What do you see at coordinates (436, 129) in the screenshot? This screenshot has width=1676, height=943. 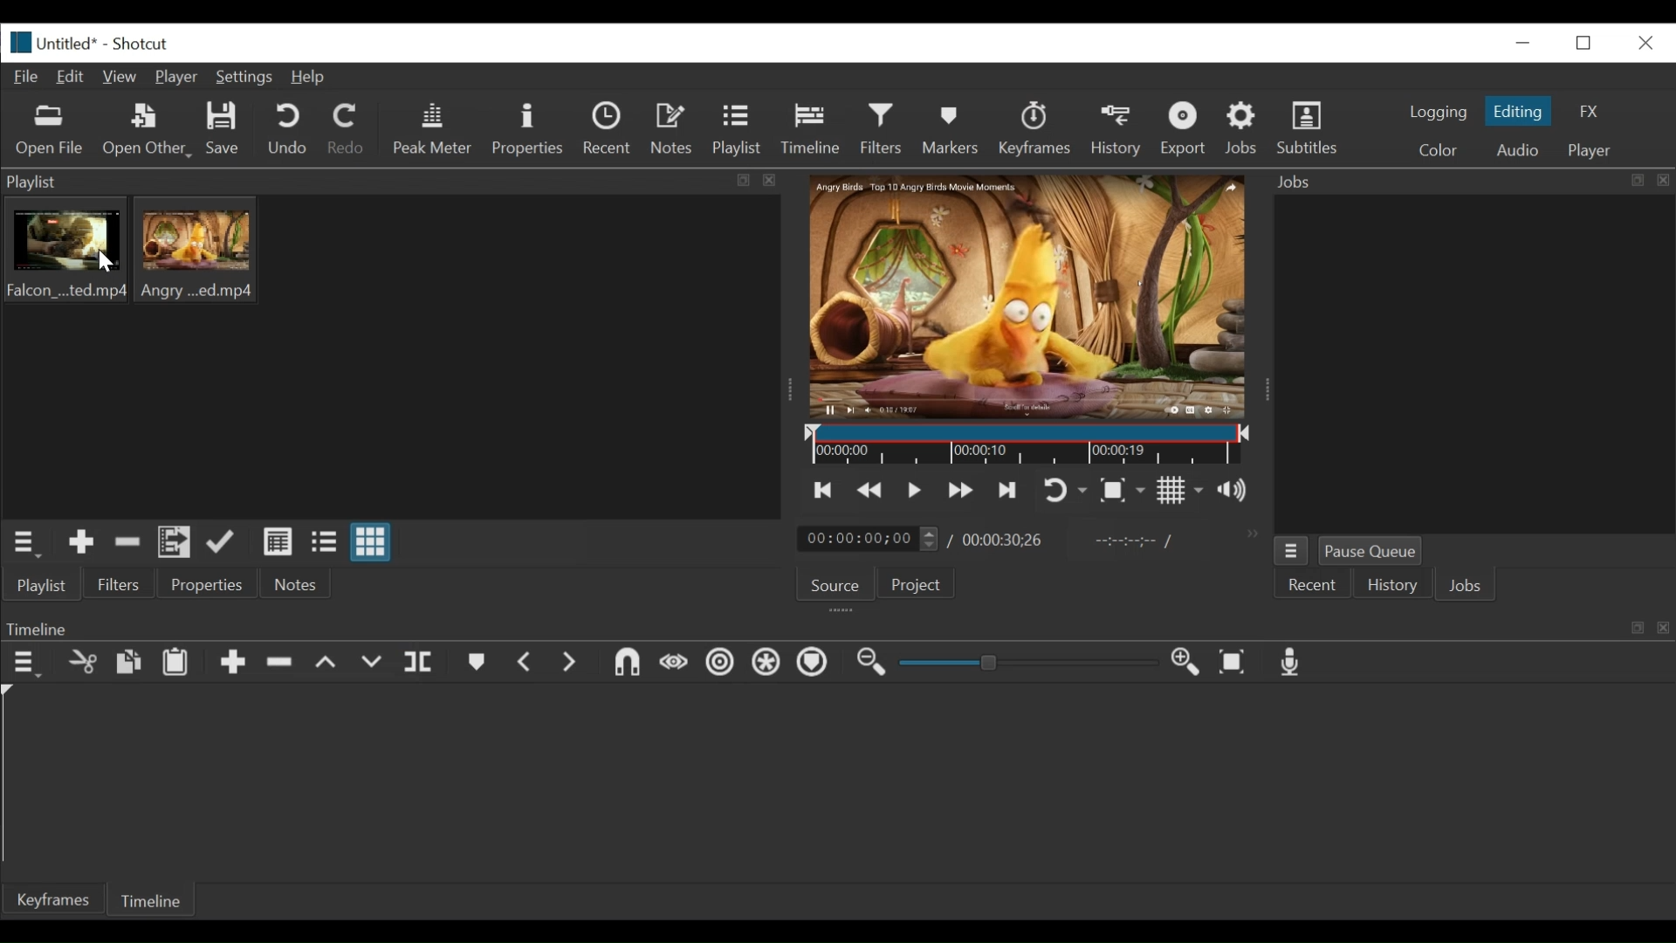 I see `Peak Meter` at bounding box center [436, 129].